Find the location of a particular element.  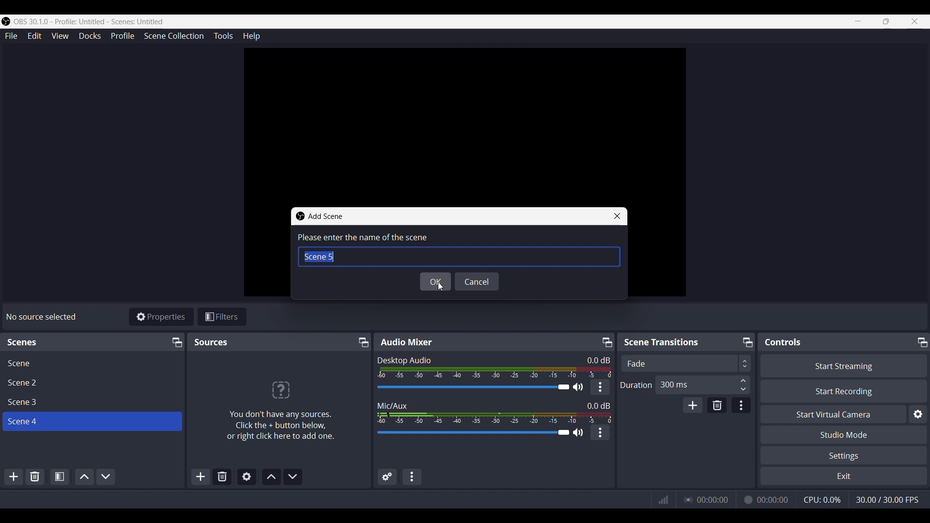

Cancel is located at coordinates (478, 281).